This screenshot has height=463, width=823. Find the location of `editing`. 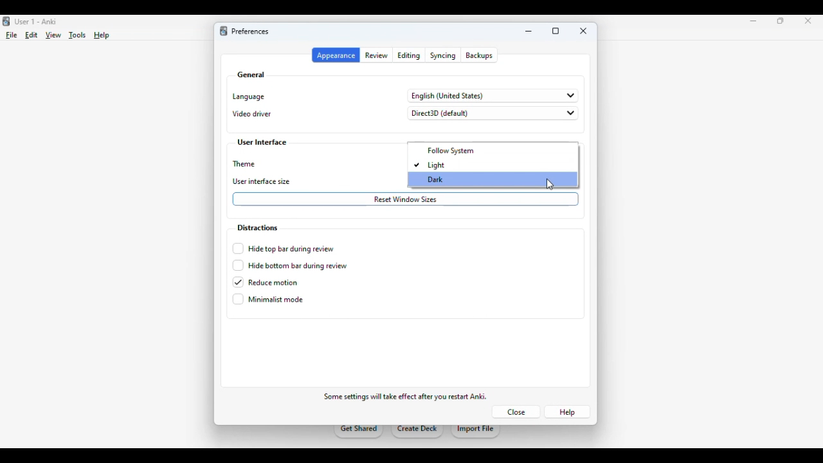

editing is located at coordinates (410, 55).